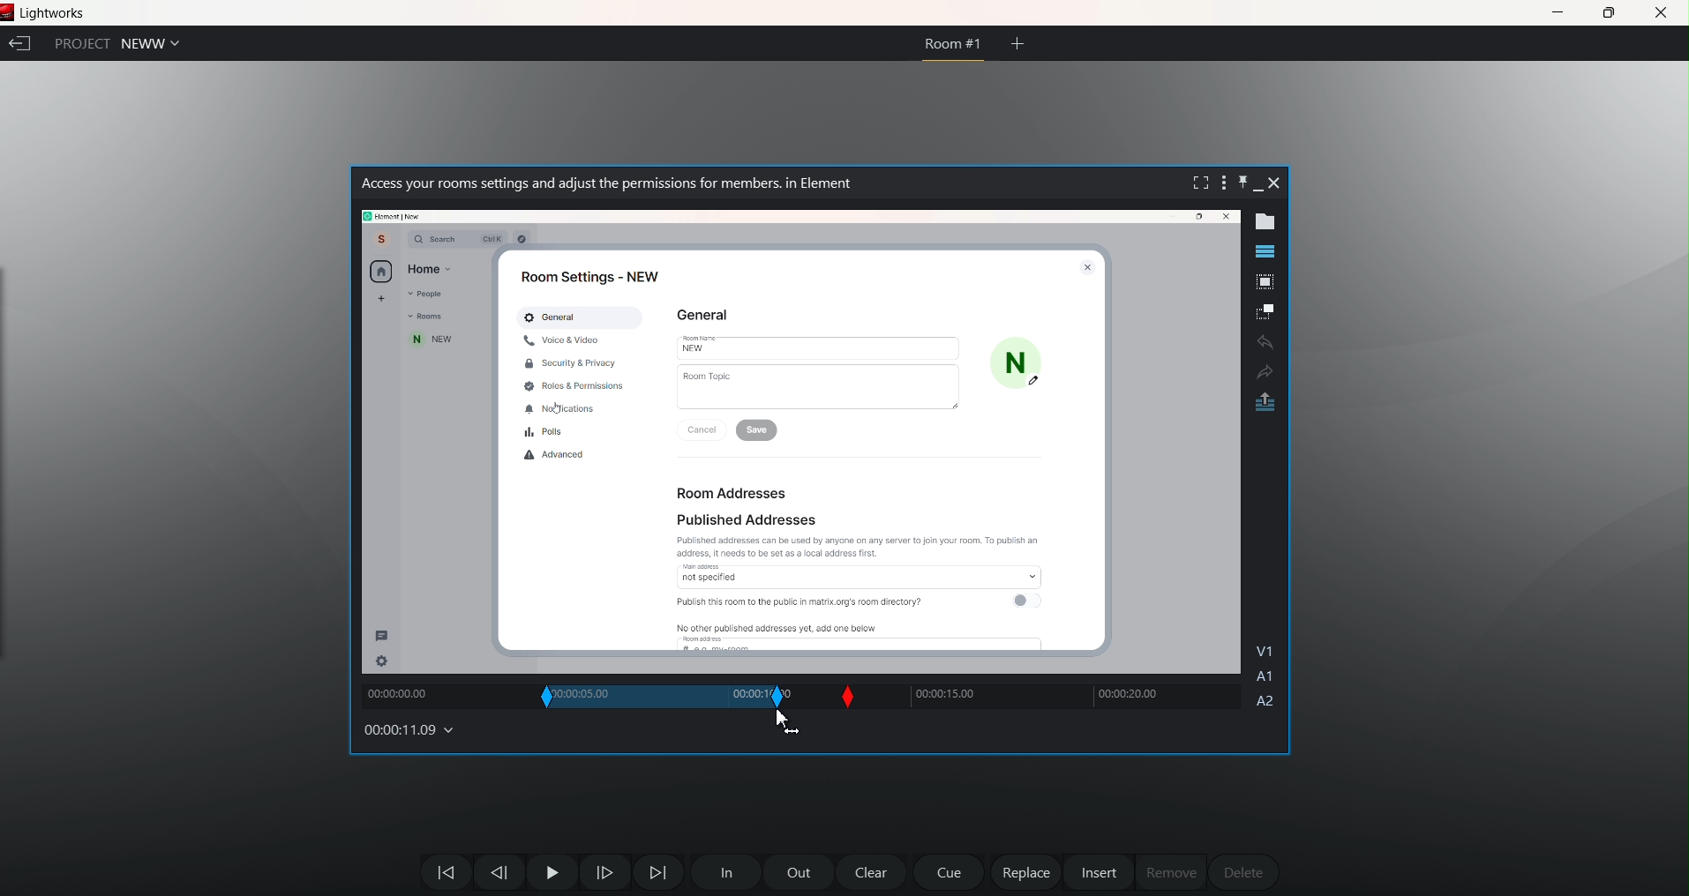 The height and width of the screenshot is (896, 1689). What do you see at coordinates (408, 731) in the screenshot?
I see `00:00:11.09 (timecodes and reels)` at bounding box center [408, 731].